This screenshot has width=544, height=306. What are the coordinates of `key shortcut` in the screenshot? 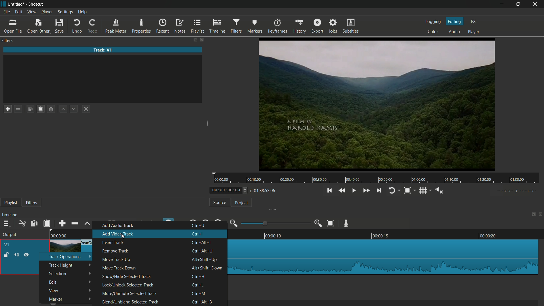 It's located at (198, 285).